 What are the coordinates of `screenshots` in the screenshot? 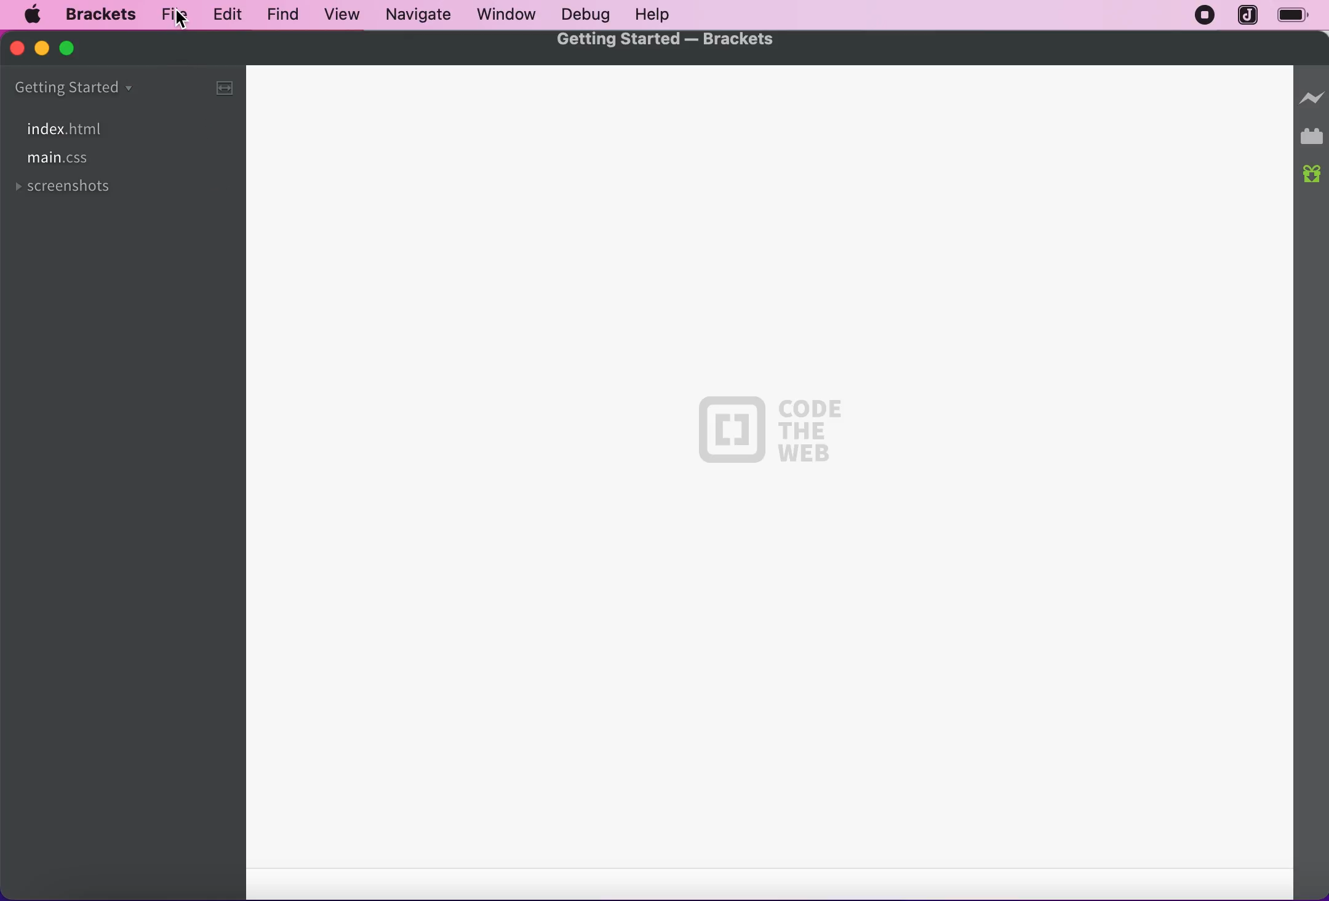 It's located at (66, 191).